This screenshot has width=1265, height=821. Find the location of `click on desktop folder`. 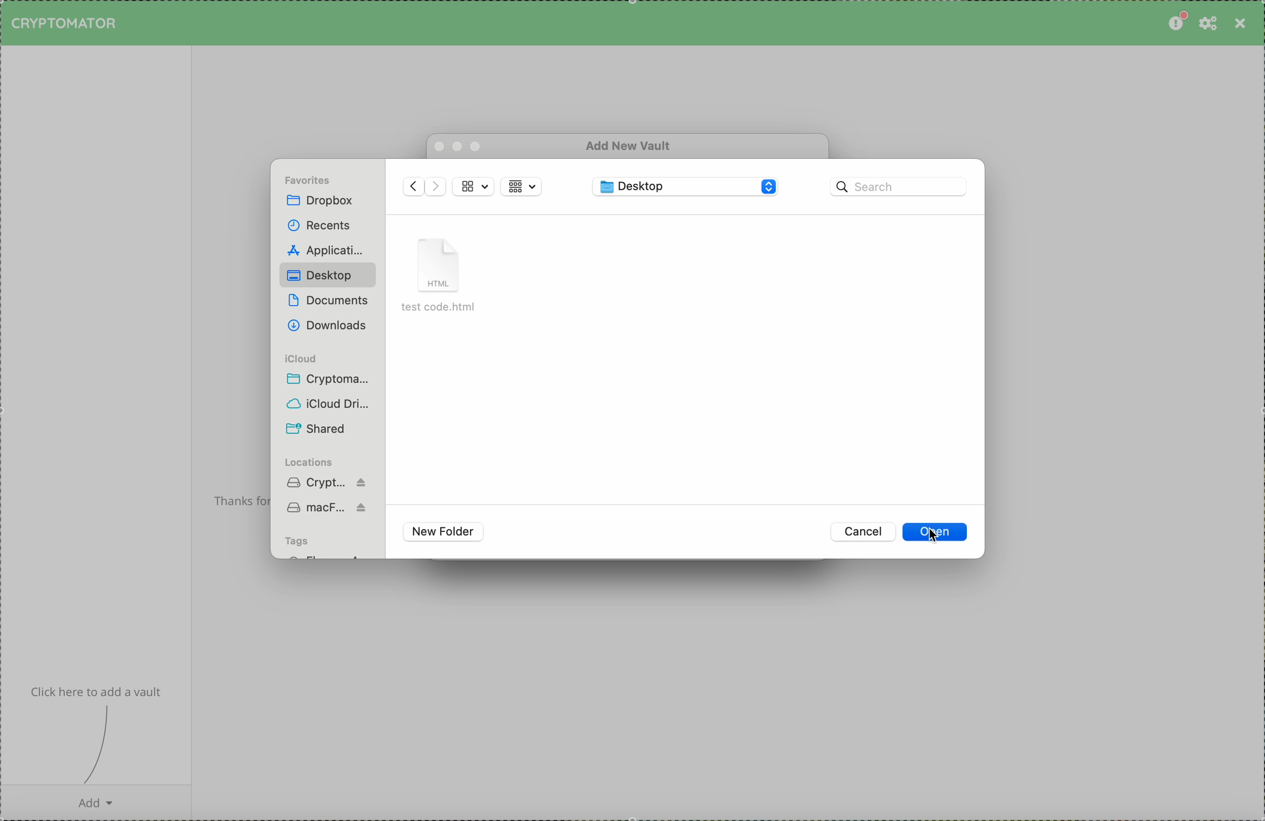

click on desktop folder is located at coordinates (325, 275).